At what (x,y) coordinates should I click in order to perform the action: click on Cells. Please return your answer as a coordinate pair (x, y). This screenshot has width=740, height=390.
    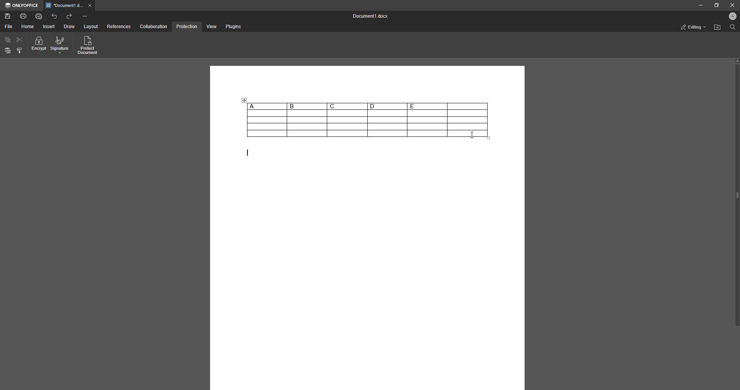
    Looking at the image, I should click on (344, 124).